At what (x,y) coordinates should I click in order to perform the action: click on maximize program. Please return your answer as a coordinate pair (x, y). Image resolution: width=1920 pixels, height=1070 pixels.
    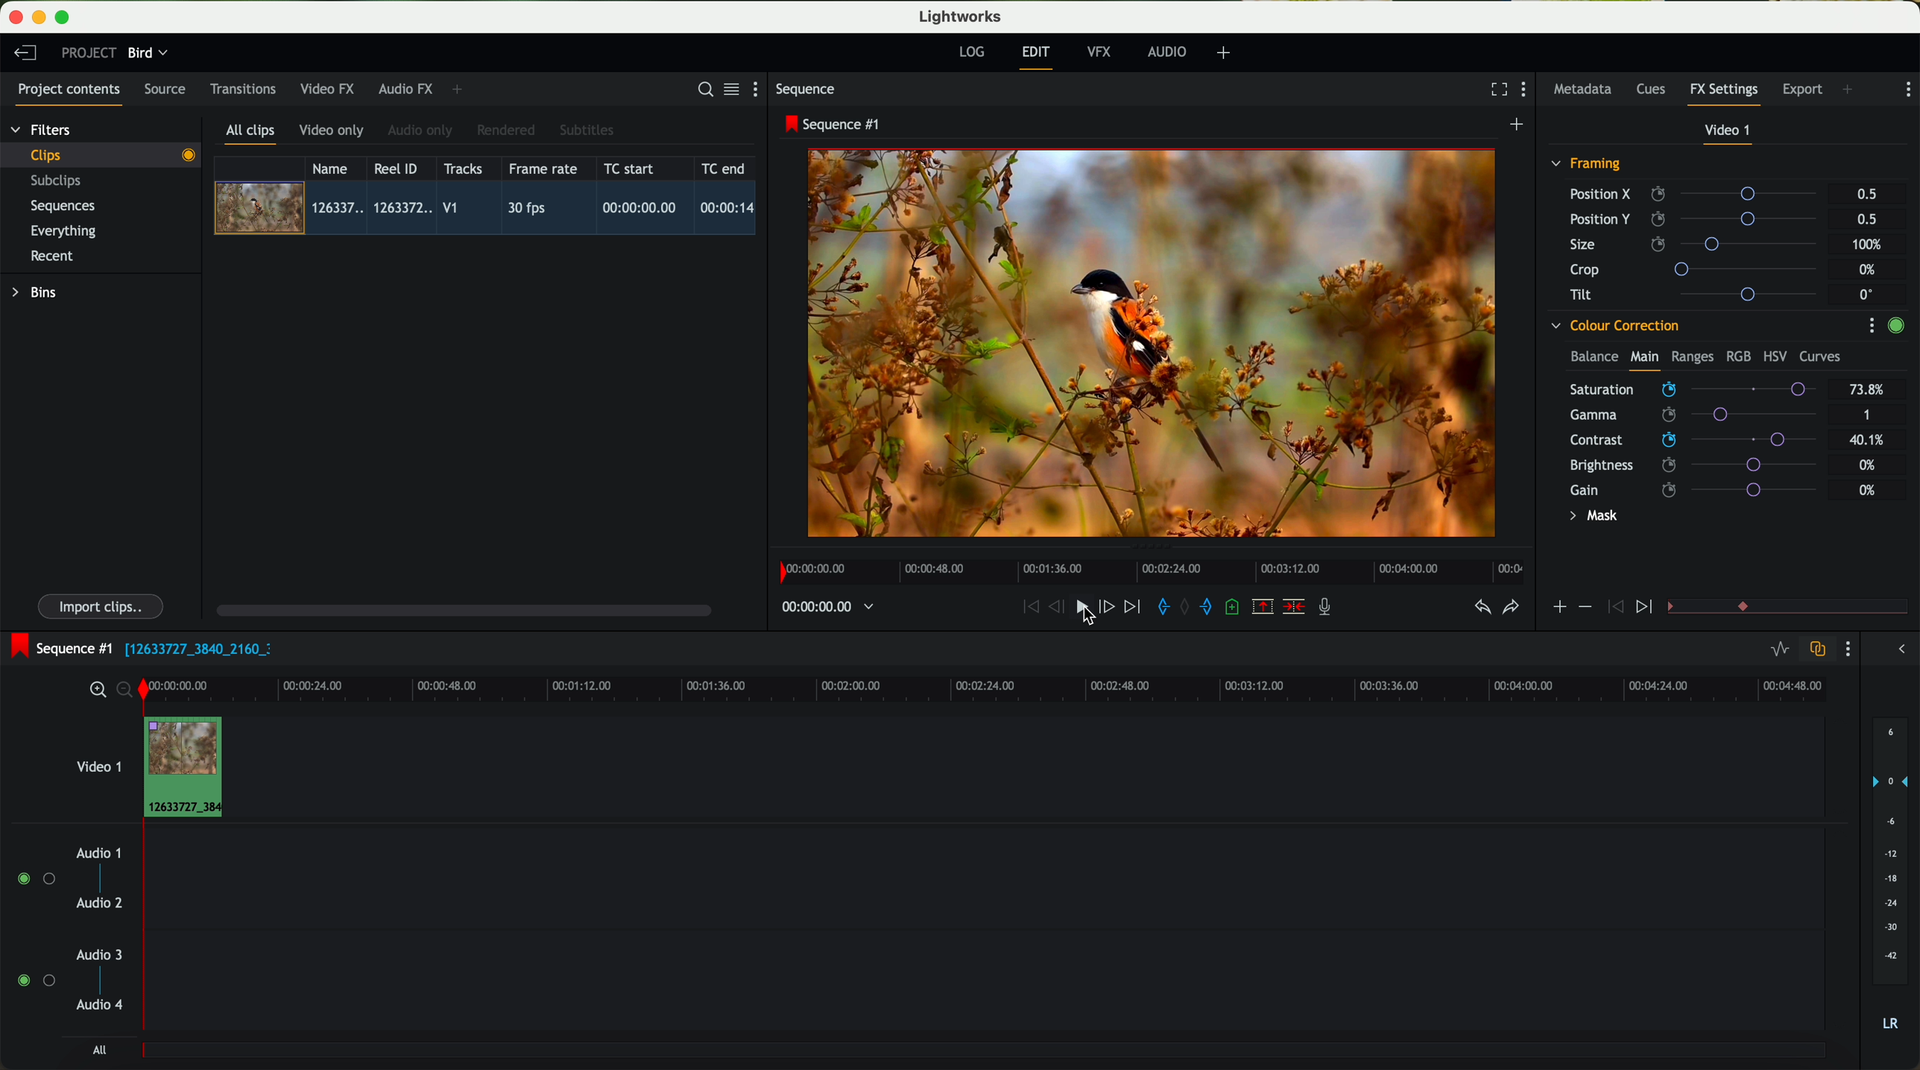
    Looking at the image, I should click on (65, 18).